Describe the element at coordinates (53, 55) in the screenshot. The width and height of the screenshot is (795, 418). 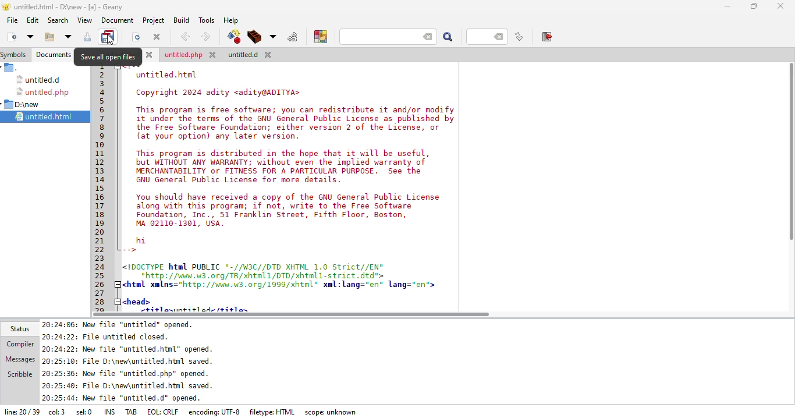
I see `documents` at that location.